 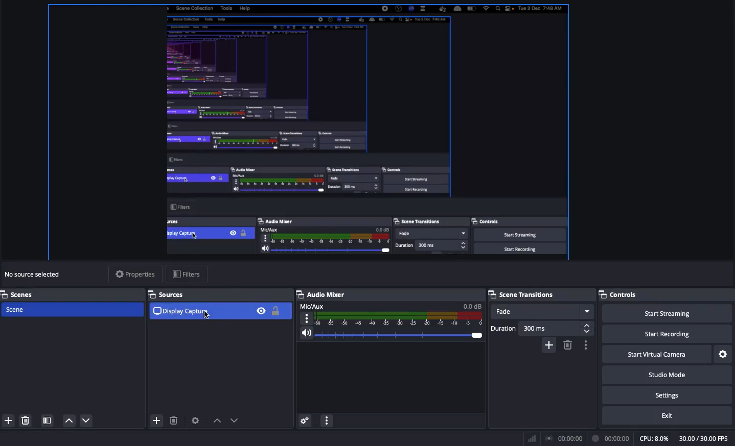 What do you see at coordinates (47, 420) in the screenshot?
I see `Scene filters` at bounding box center [47, 420].